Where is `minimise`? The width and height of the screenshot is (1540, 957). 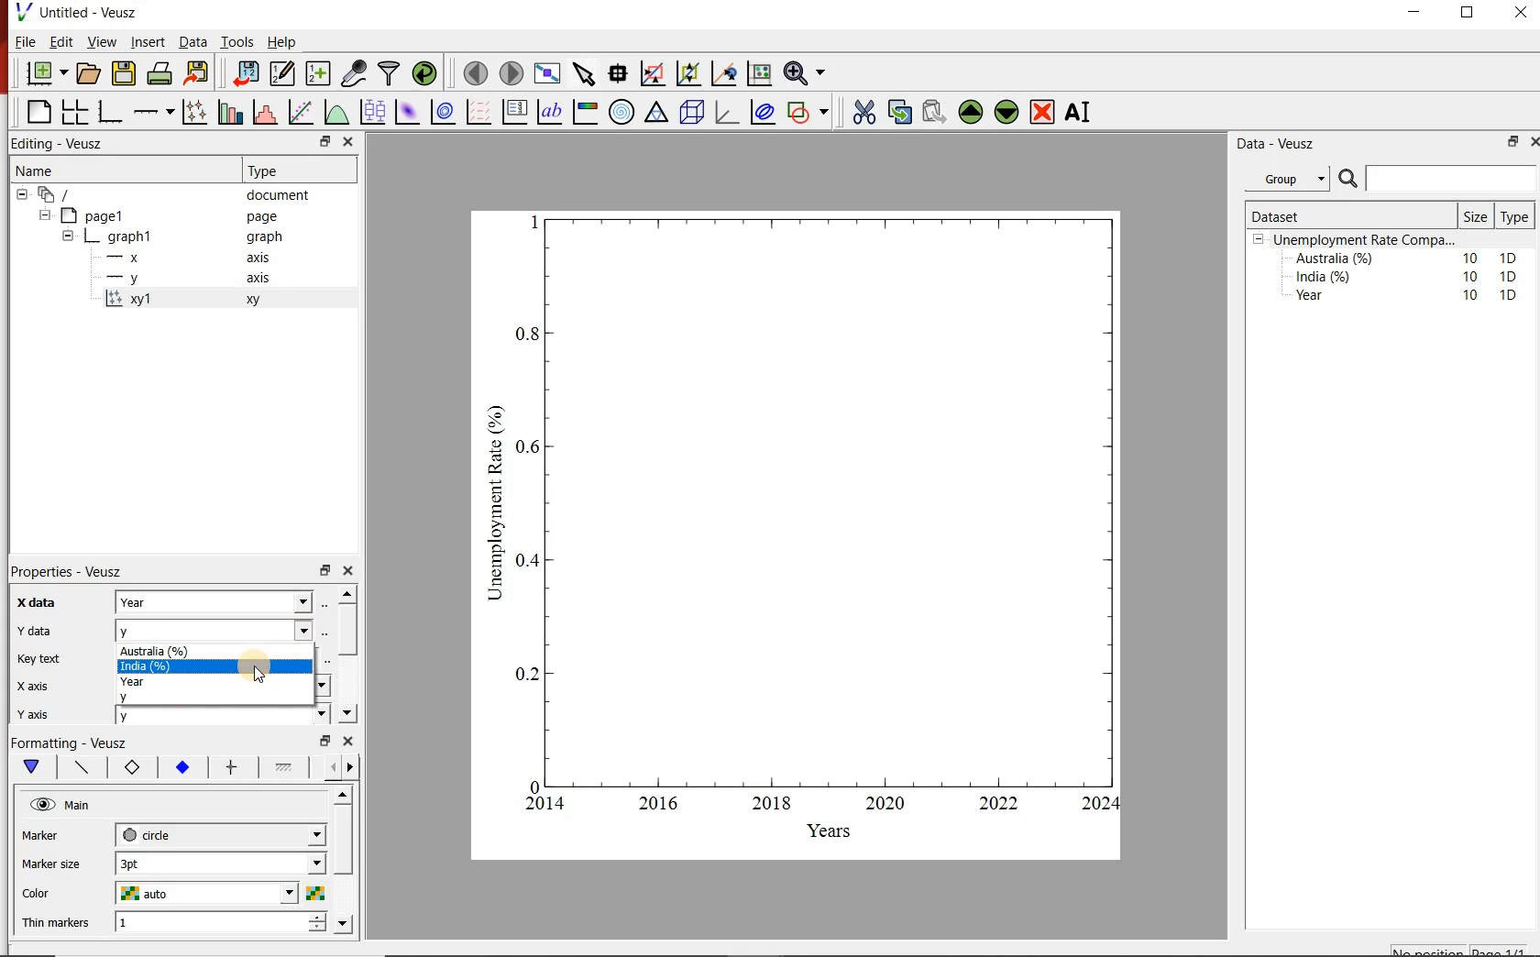
minimise is located at coordinates (327, 141).